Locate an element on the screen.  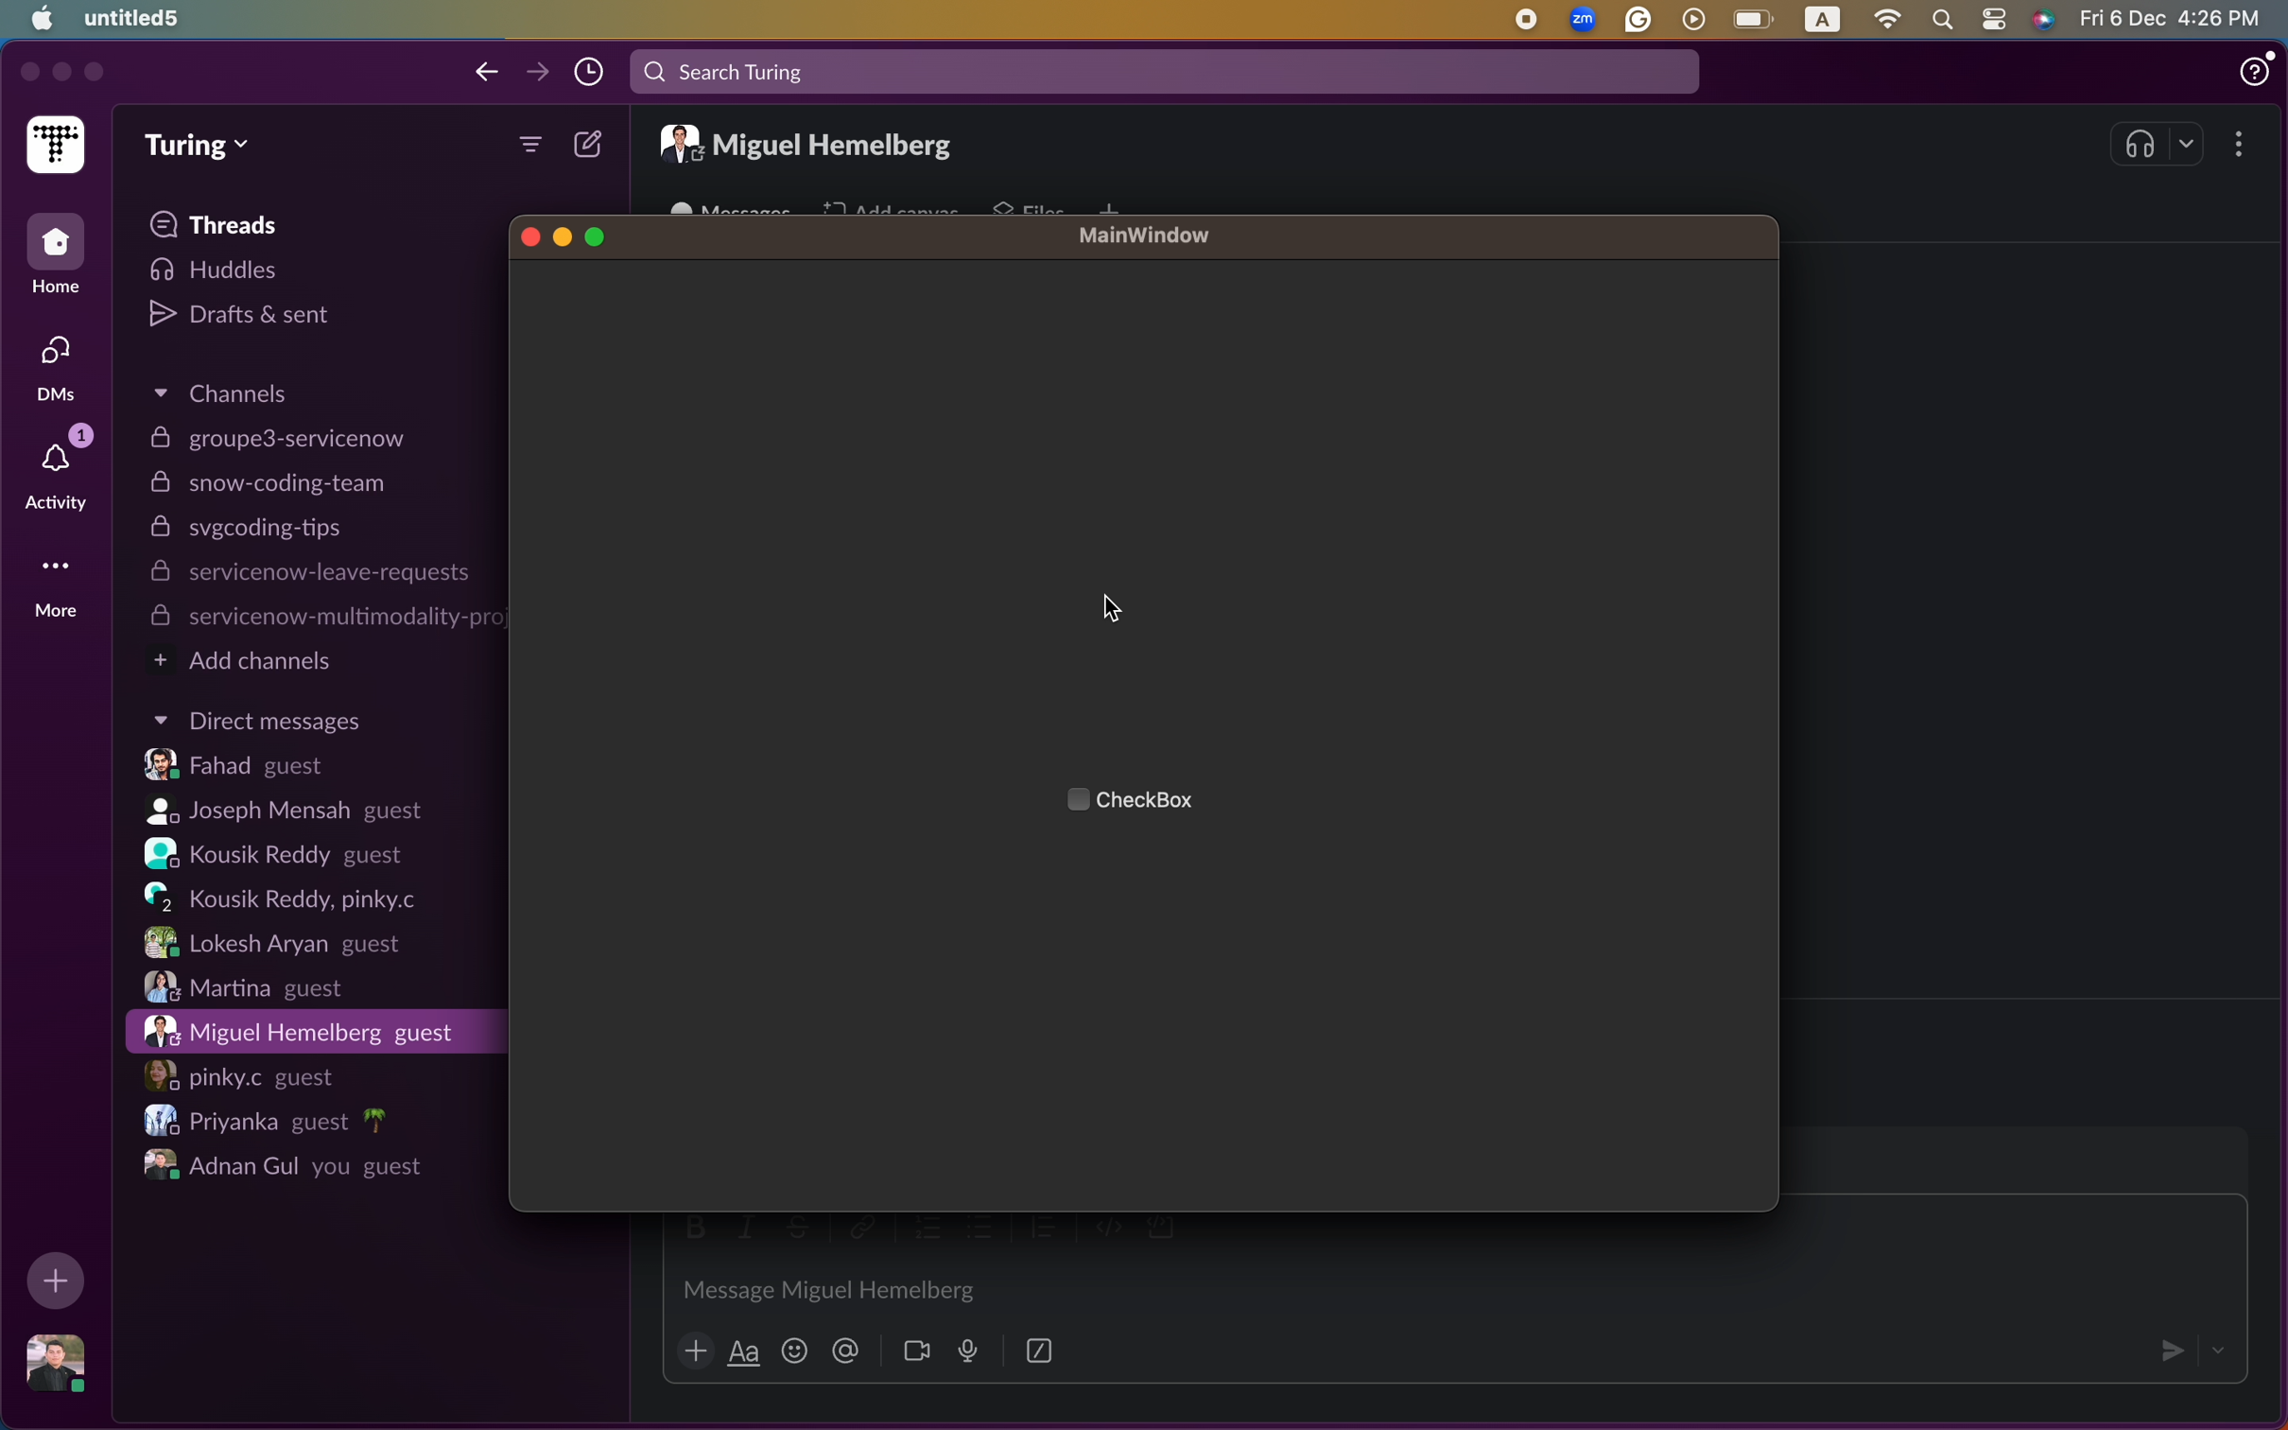
Activity is located at coordinates (54, 469).